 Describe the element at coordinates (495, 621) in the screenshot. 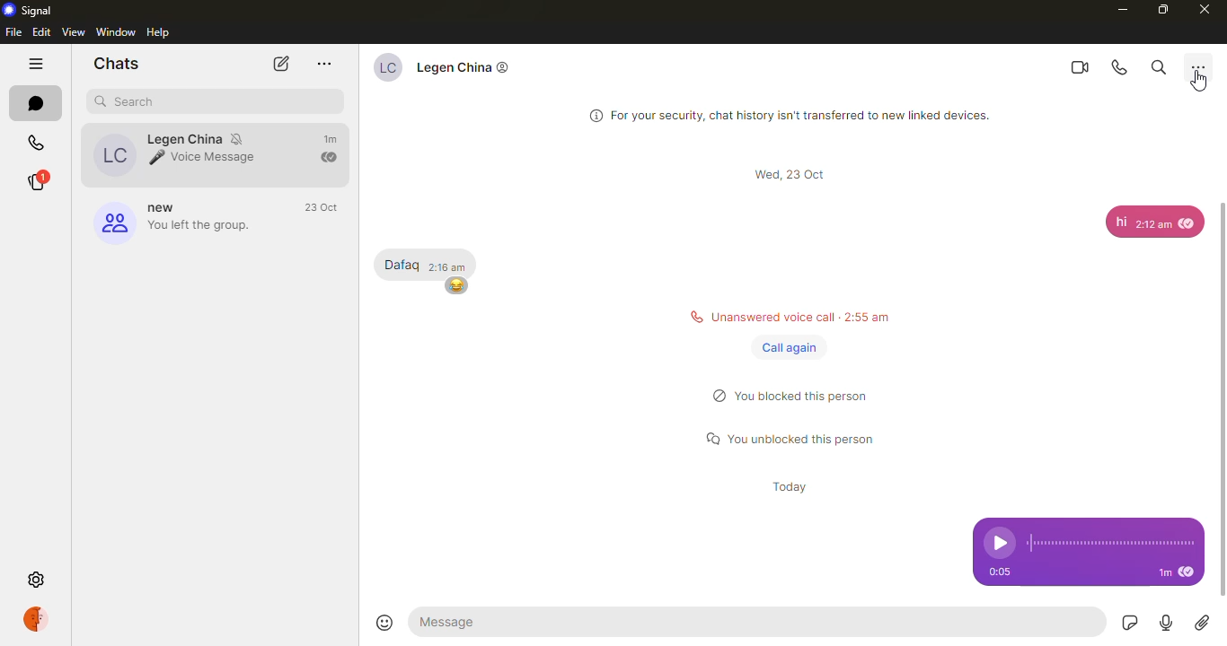

I see `message` at that location.